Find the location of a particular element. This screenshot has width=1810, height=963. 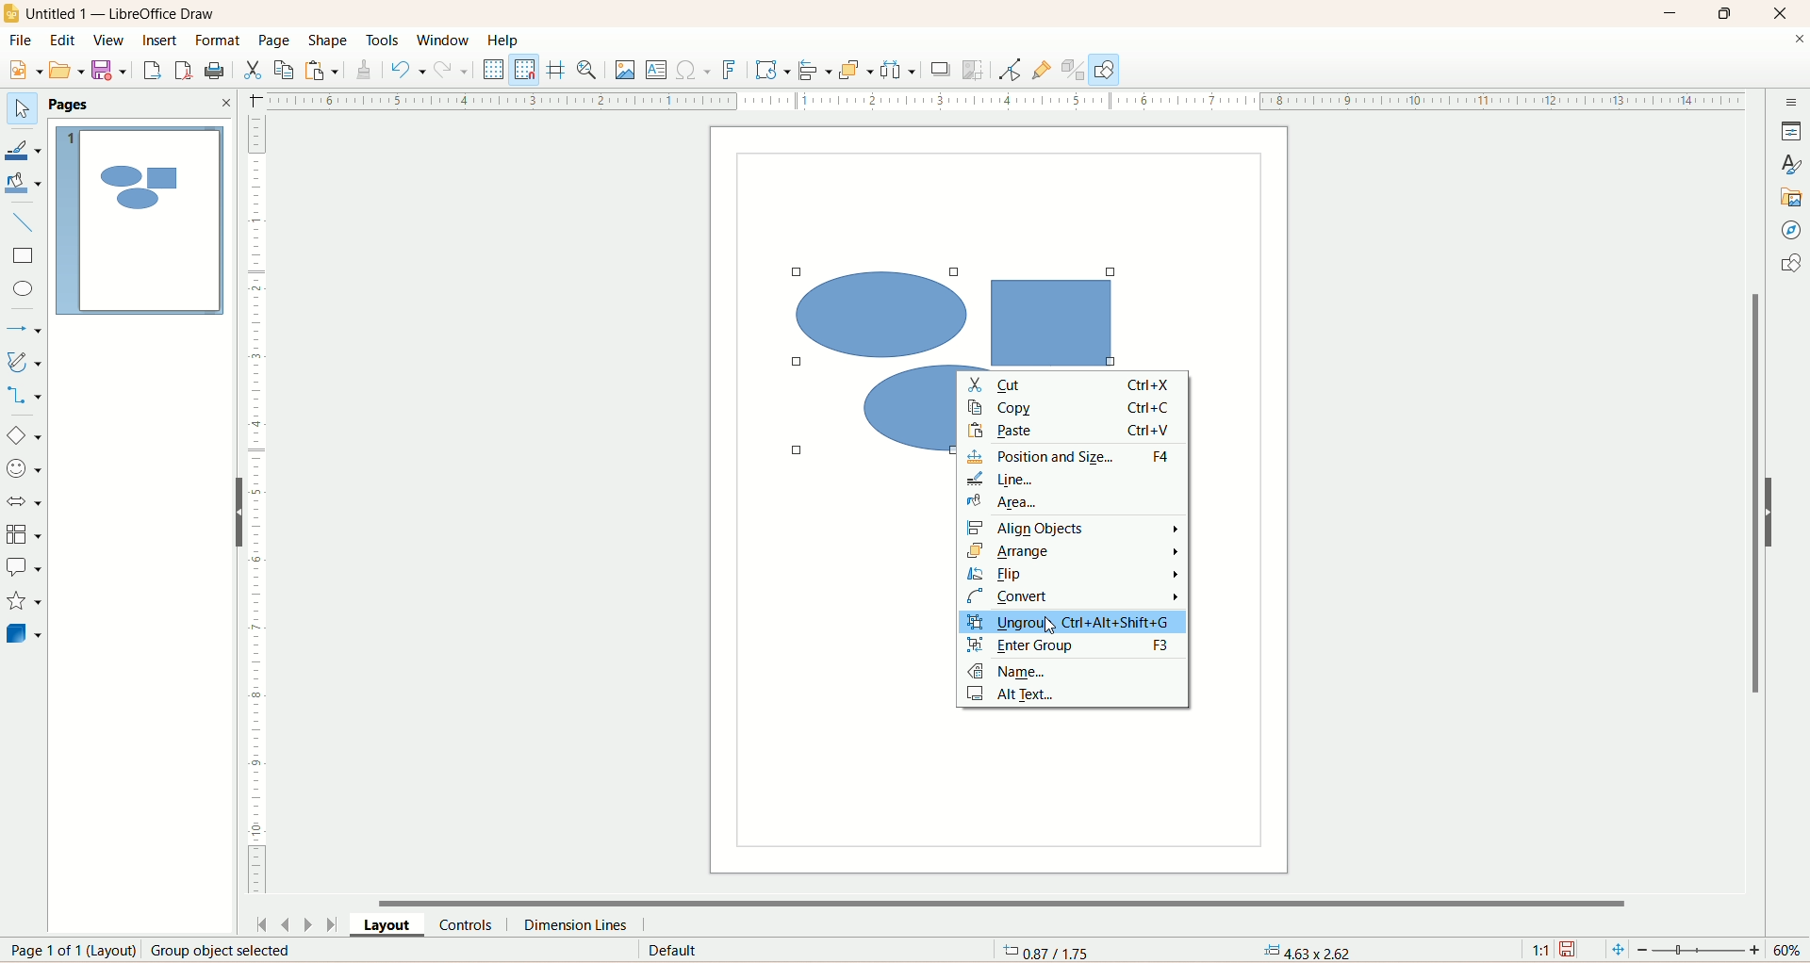

allign objects is located at coordinates (1078, 531).